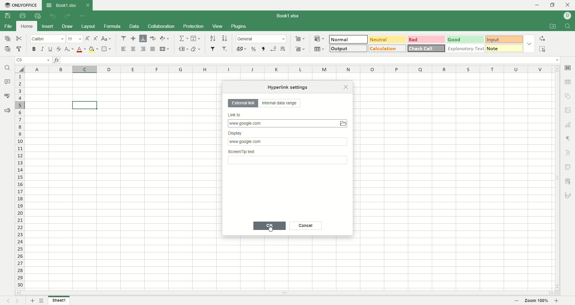 The image size is (575, 305). What do you see at coordinates (19, 69) in the screenshot?
I see `select all` at bounding box center [19, 69].